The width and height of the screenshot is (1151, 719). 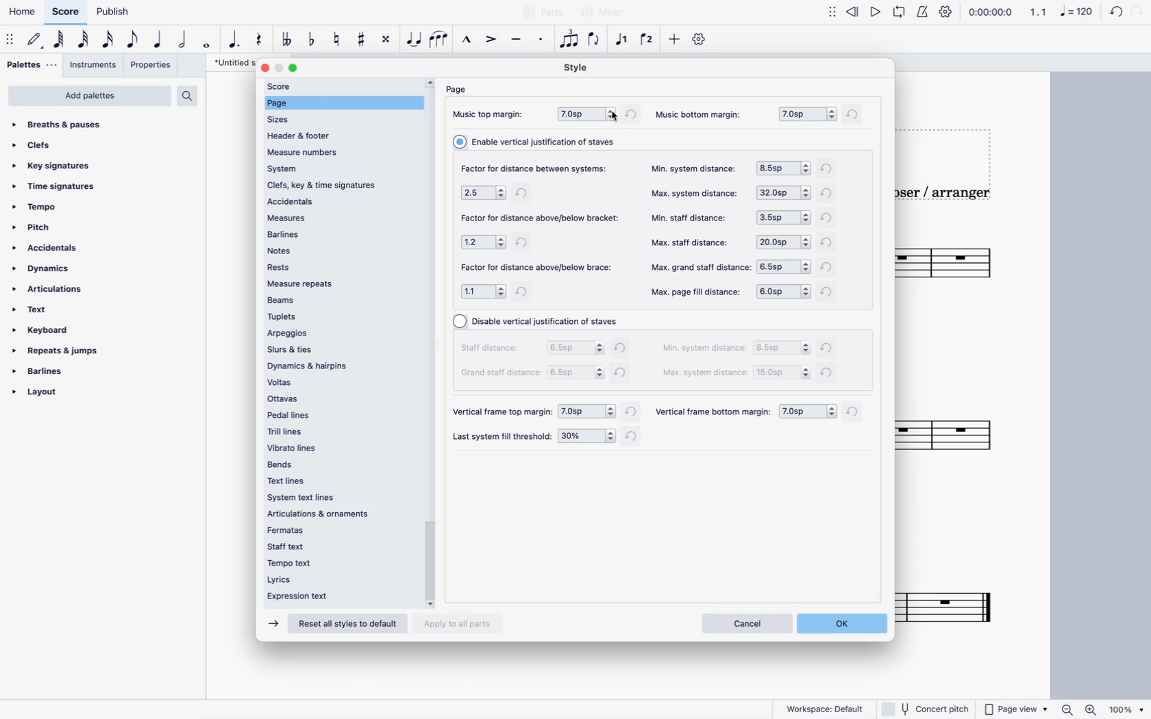 I want to click on minimize, so click(x=280, y=67).